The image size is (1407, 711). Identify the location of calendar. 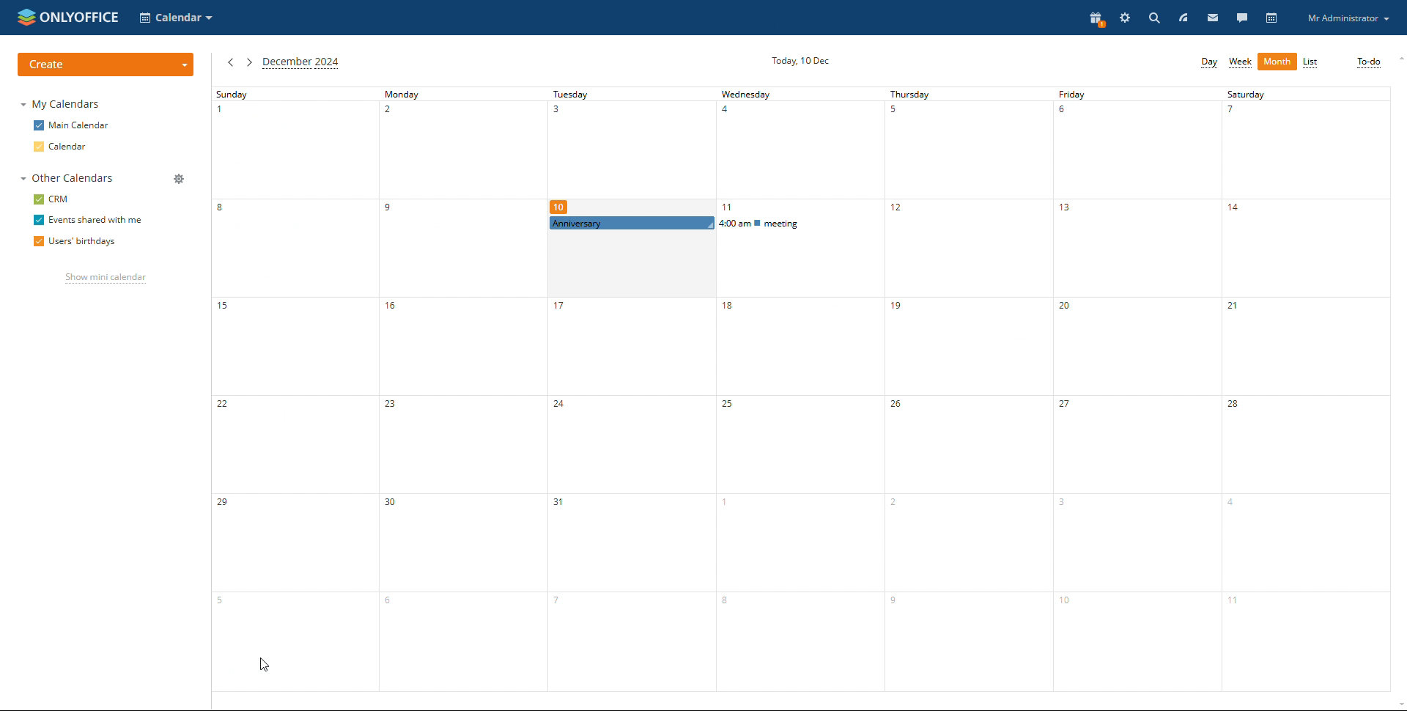
(64, 147).